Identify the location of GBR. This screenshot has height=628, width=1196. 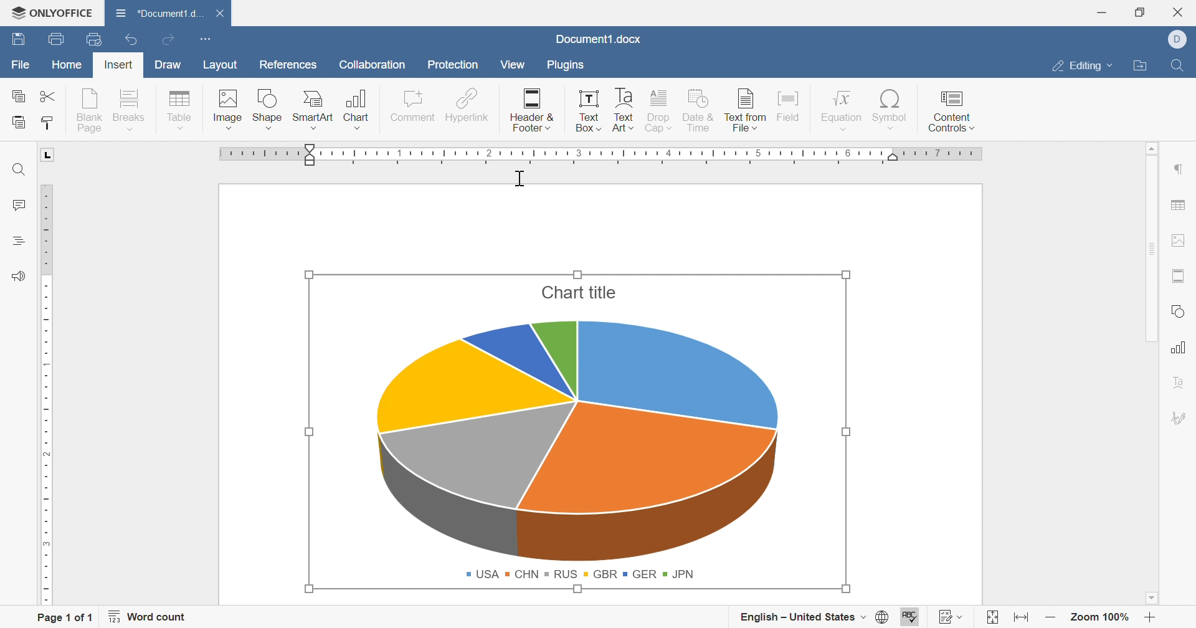
(600, 573).